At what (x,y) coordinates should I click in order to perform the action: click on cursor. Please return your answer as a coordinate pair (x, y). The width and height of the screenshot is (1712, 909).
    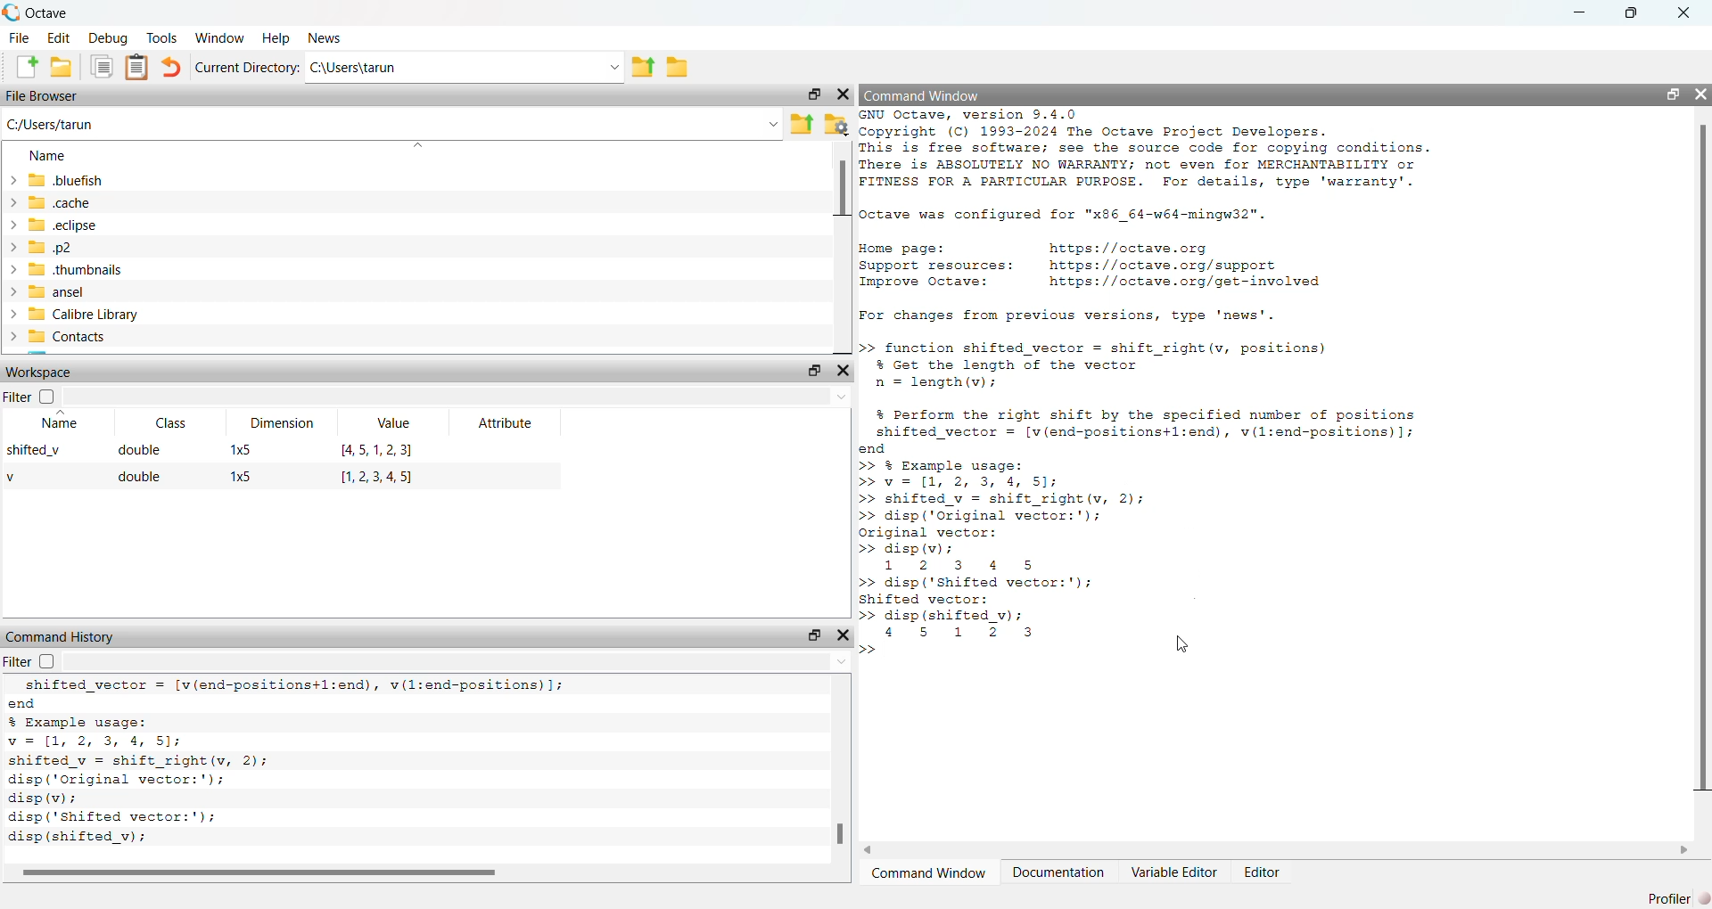
    Looking at the image, I should click on (1182, 643).